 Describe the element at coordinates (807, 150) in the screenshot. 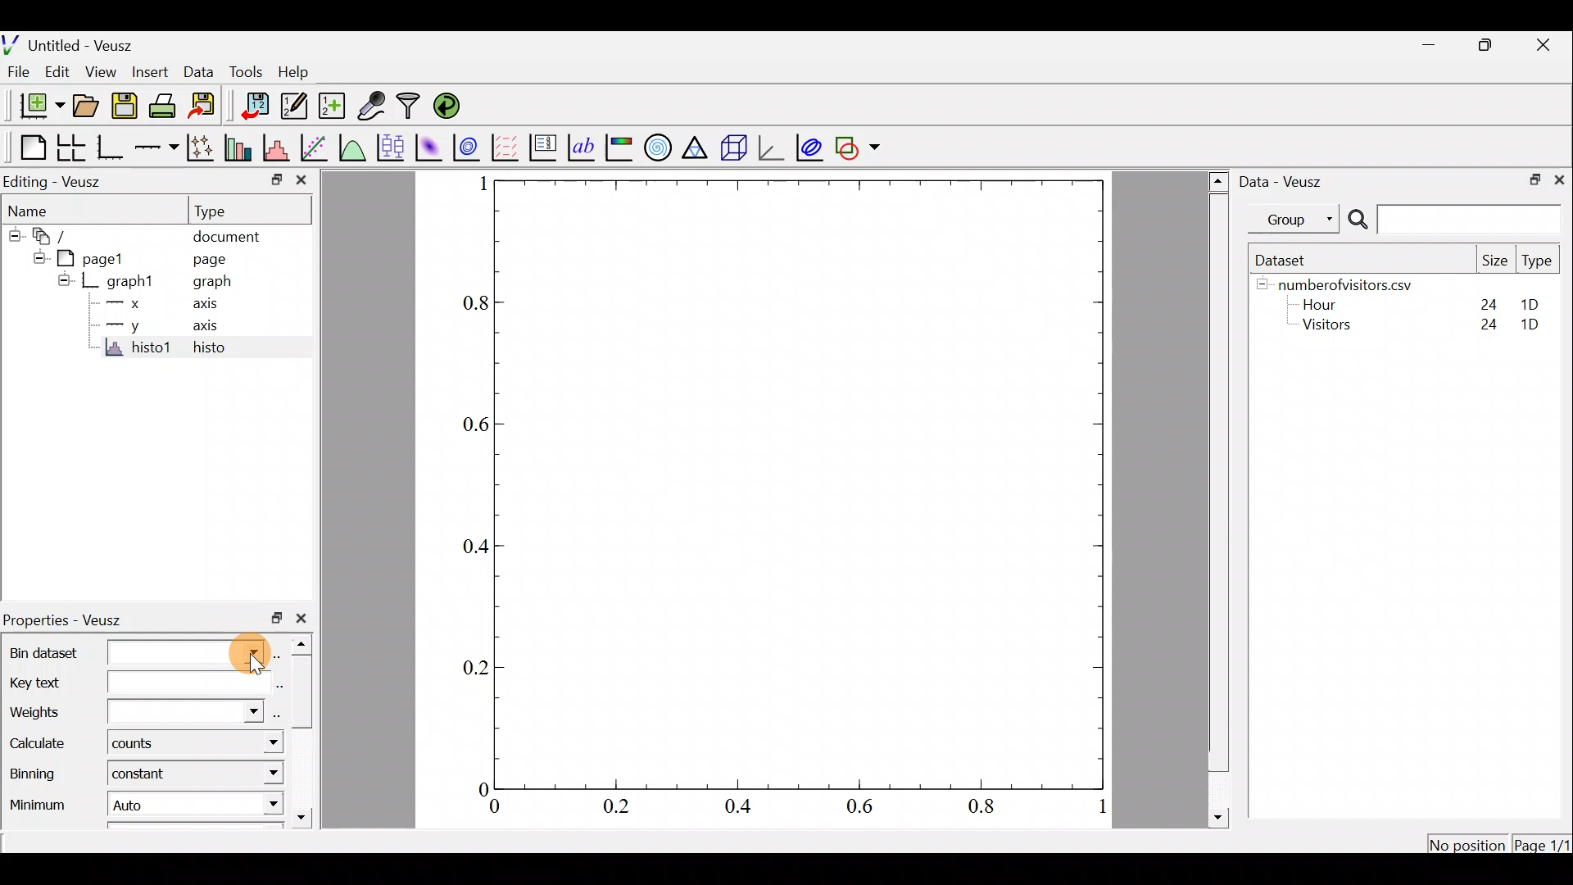

I see `plot covariance ellipses` at that location.